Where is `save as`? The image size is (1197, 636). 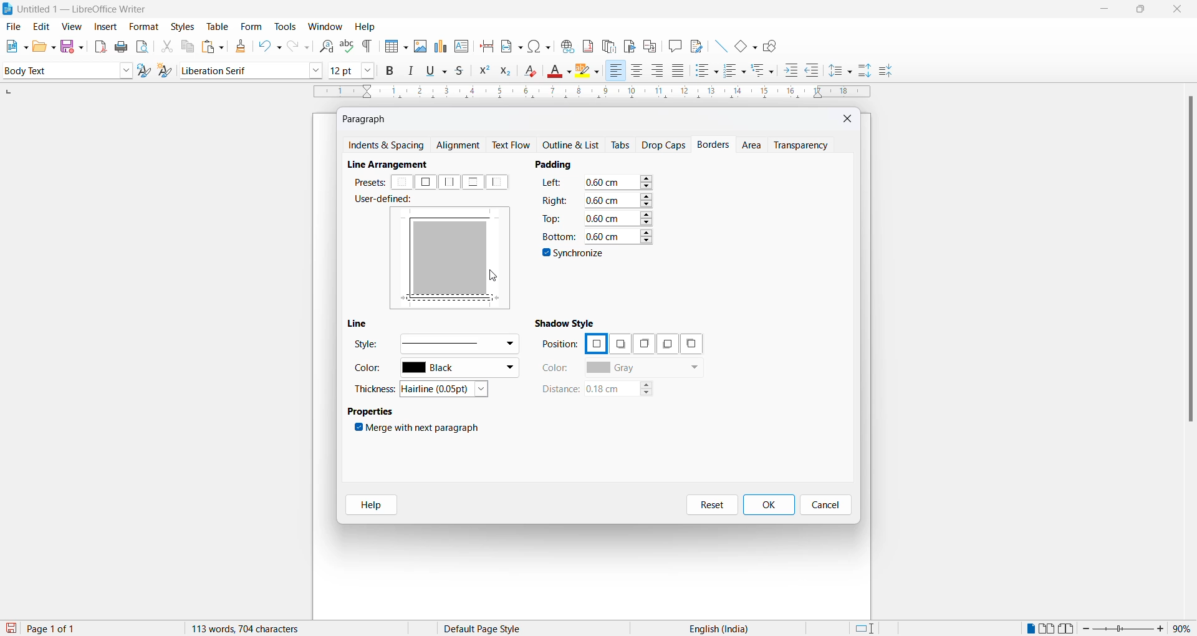 save as is located at coordinates (74, 44).